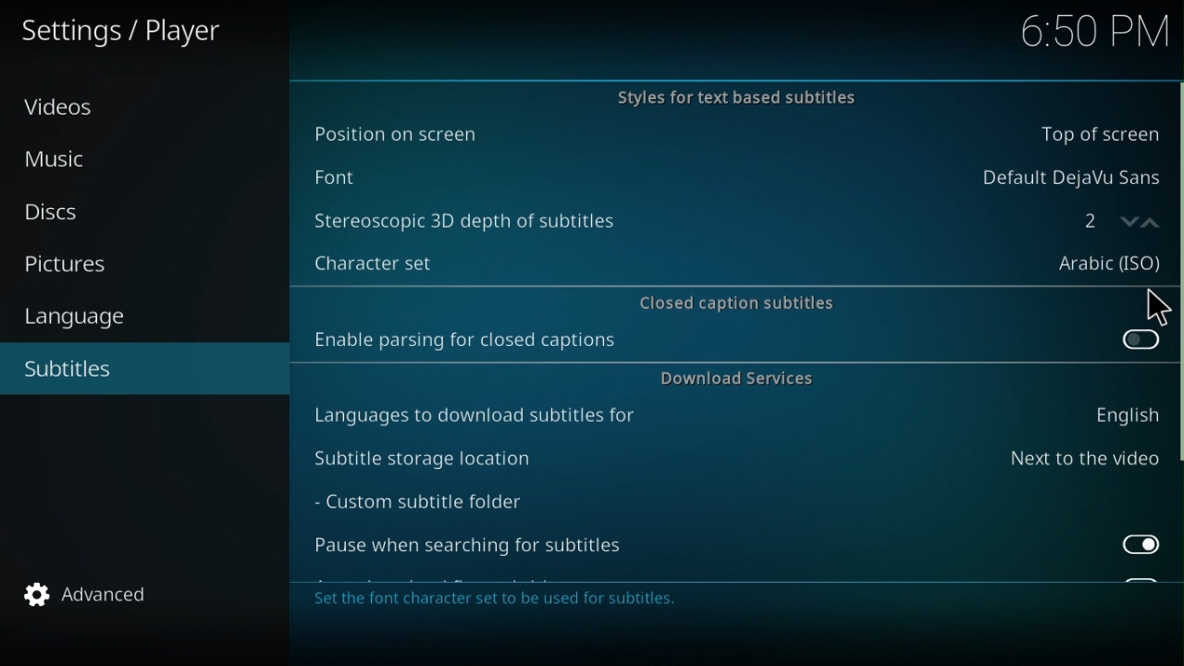  I want to click on Close Caption Subtitles, so click(734, 304).